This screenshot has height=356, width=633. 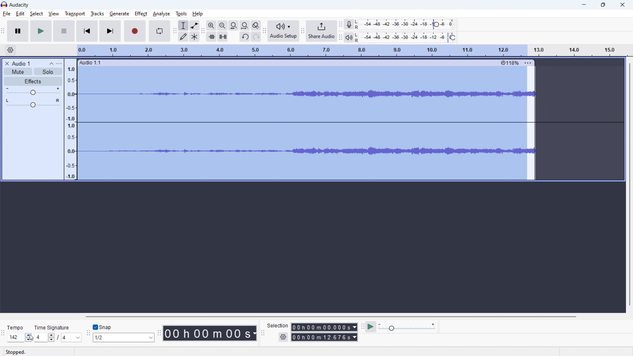 I want to click on view menu, so click(x=59, y=63).